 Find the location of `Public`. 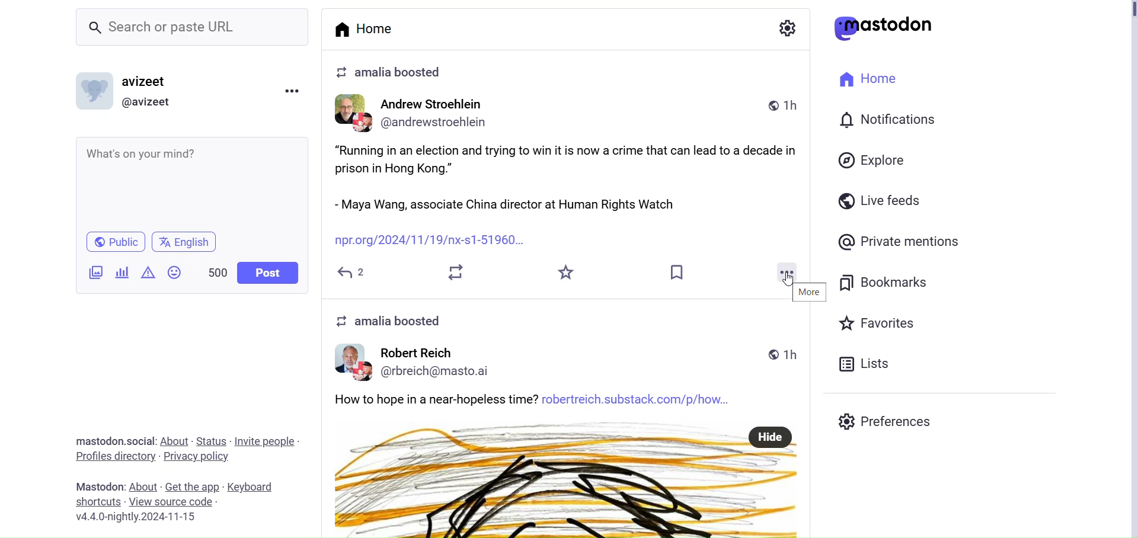

Public is located at coordinates (114, 241).